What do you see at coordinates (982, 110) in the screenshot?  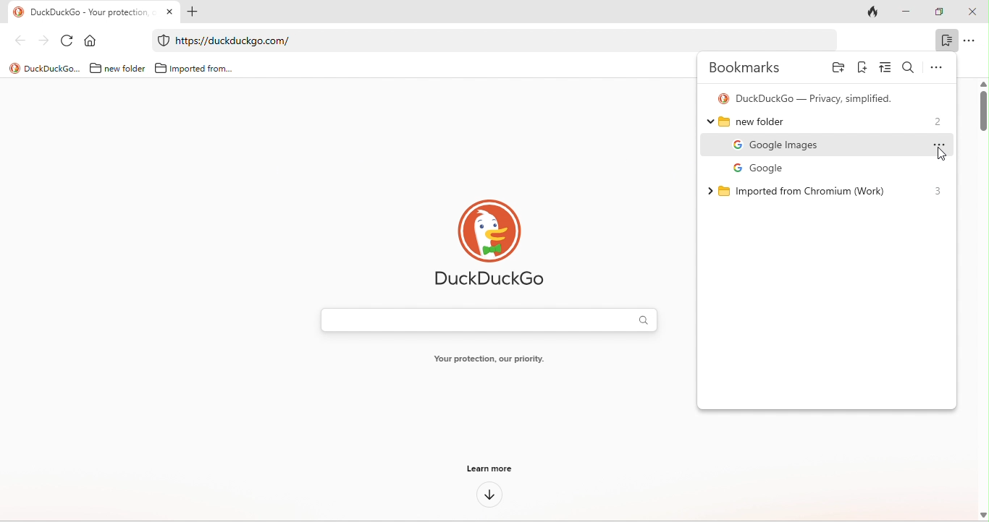 I see `vertical scroll bar` at bounding box center [982, 110].